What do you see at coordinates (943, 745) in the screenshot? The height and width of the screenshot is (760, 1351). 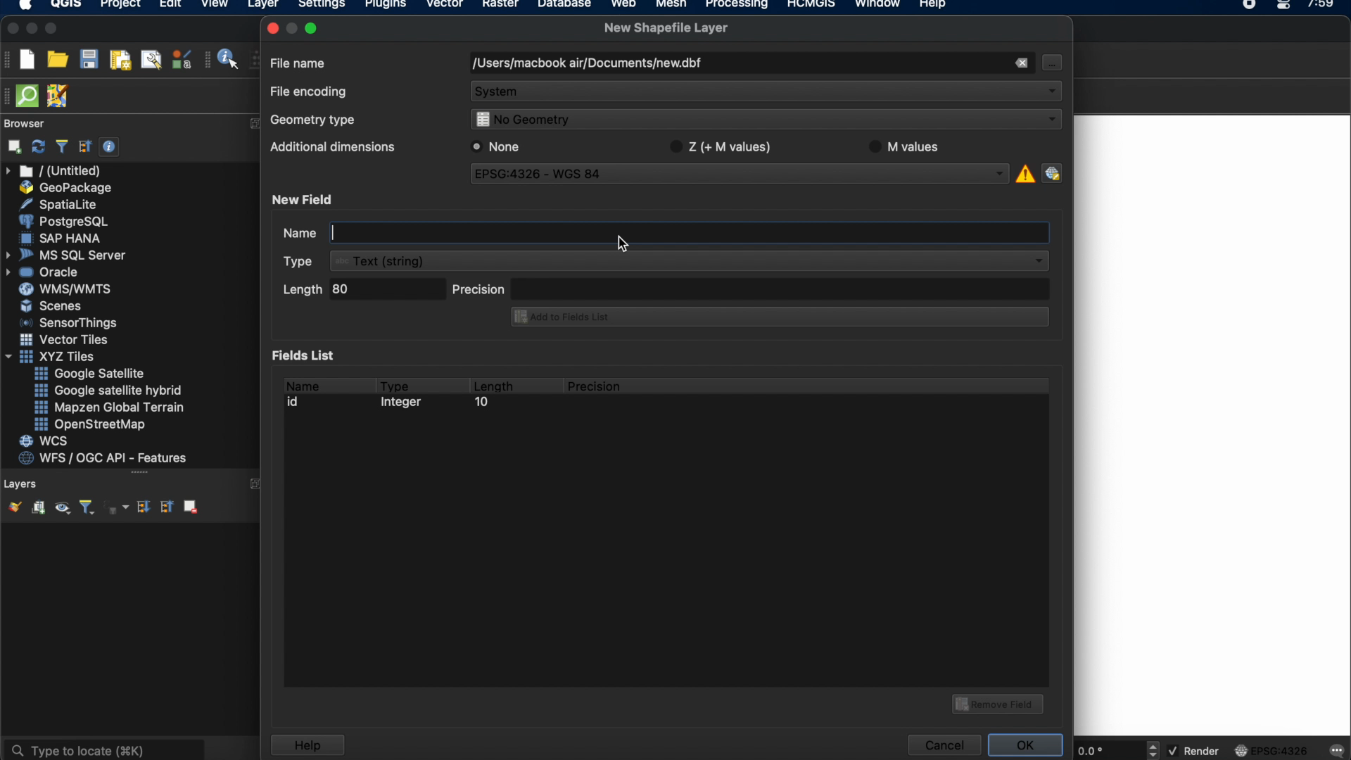 I see `cancel` at bounding box center [943, 745].